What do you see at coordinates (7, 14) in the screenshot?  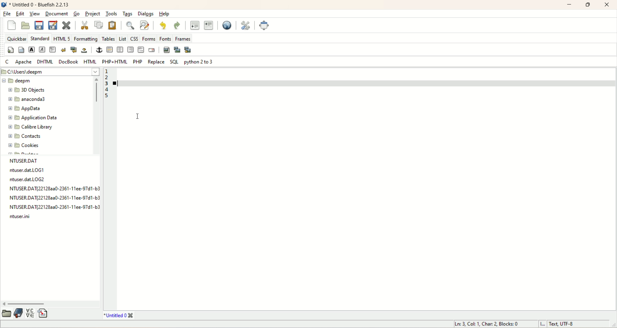 I see `file` at bounding box center [7, 14].